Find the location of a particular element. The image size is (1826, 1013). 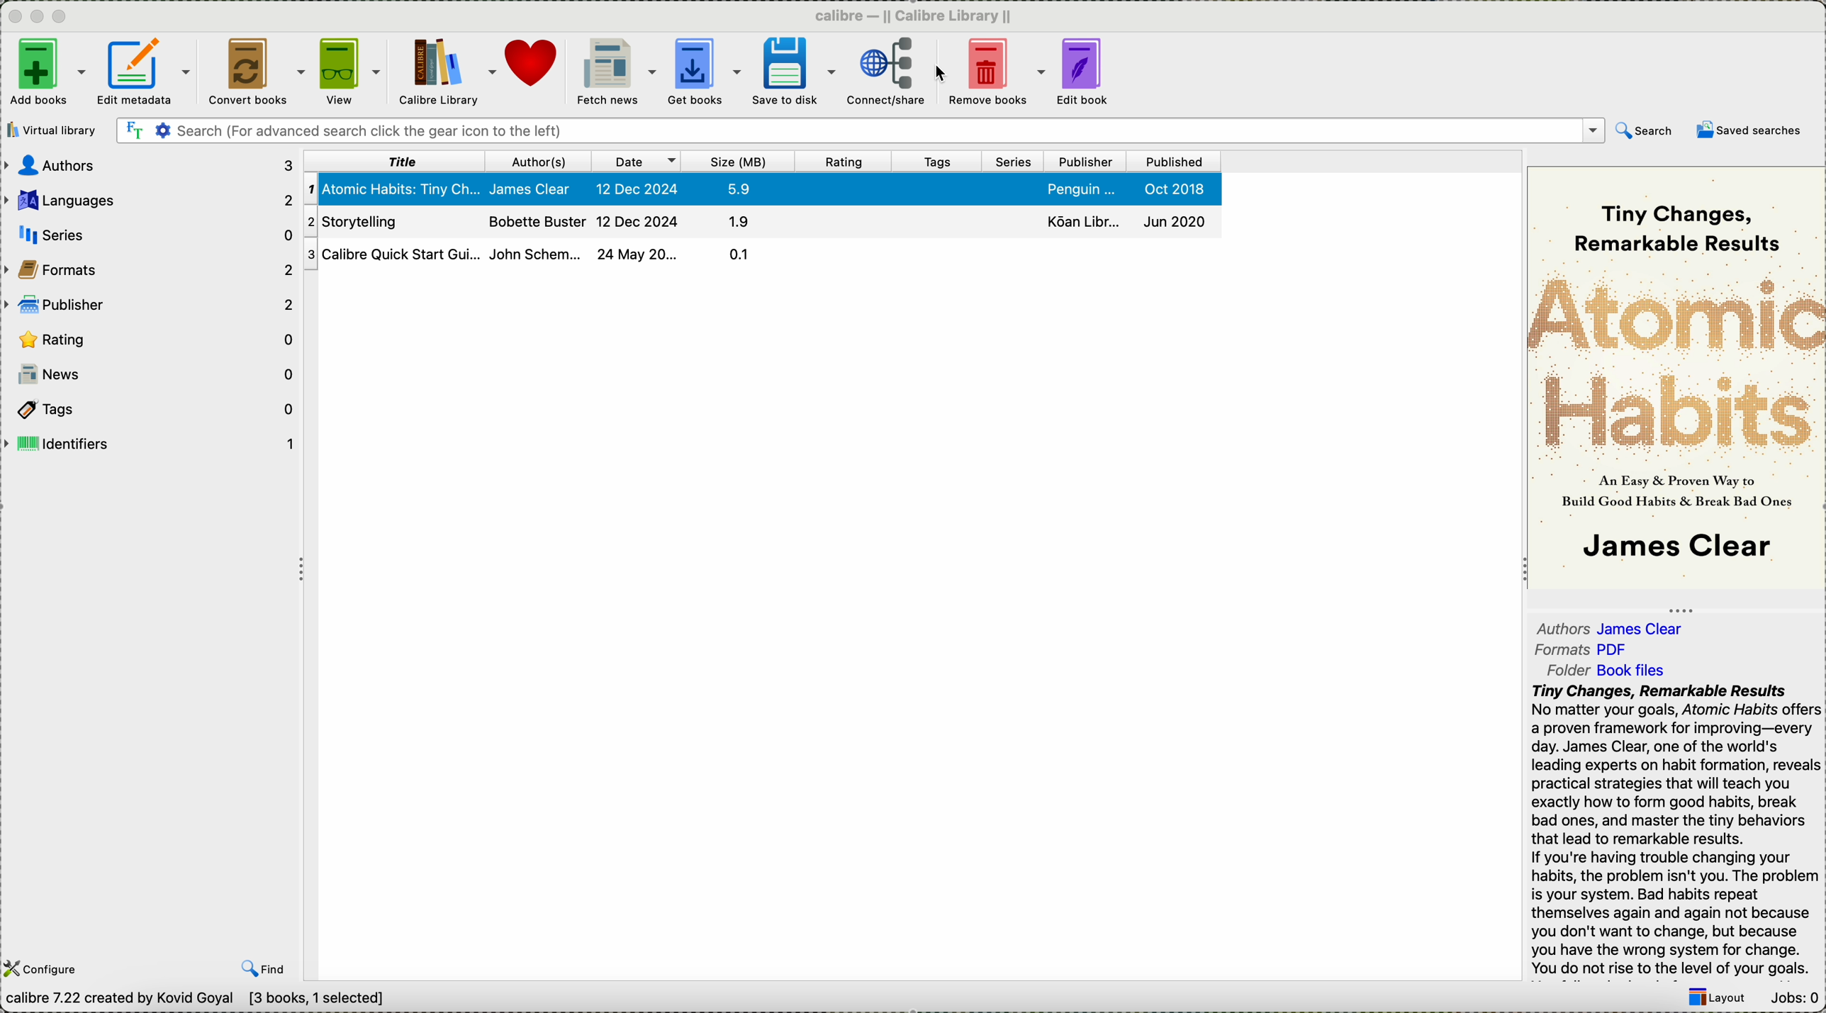

authors is located at coordinates (151, 165).